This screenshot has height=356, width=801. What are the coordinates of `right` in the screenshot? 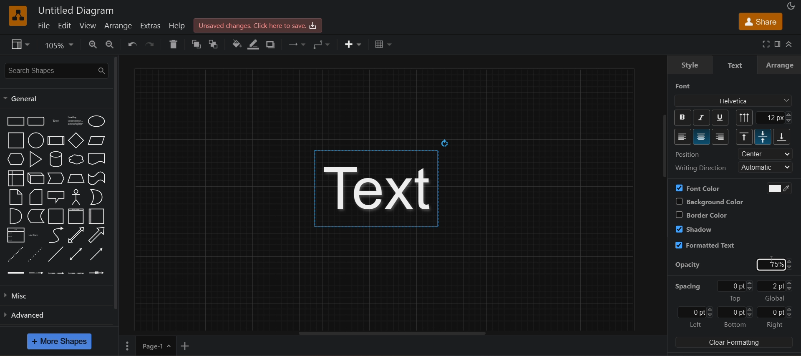 It's located at (720, 137).